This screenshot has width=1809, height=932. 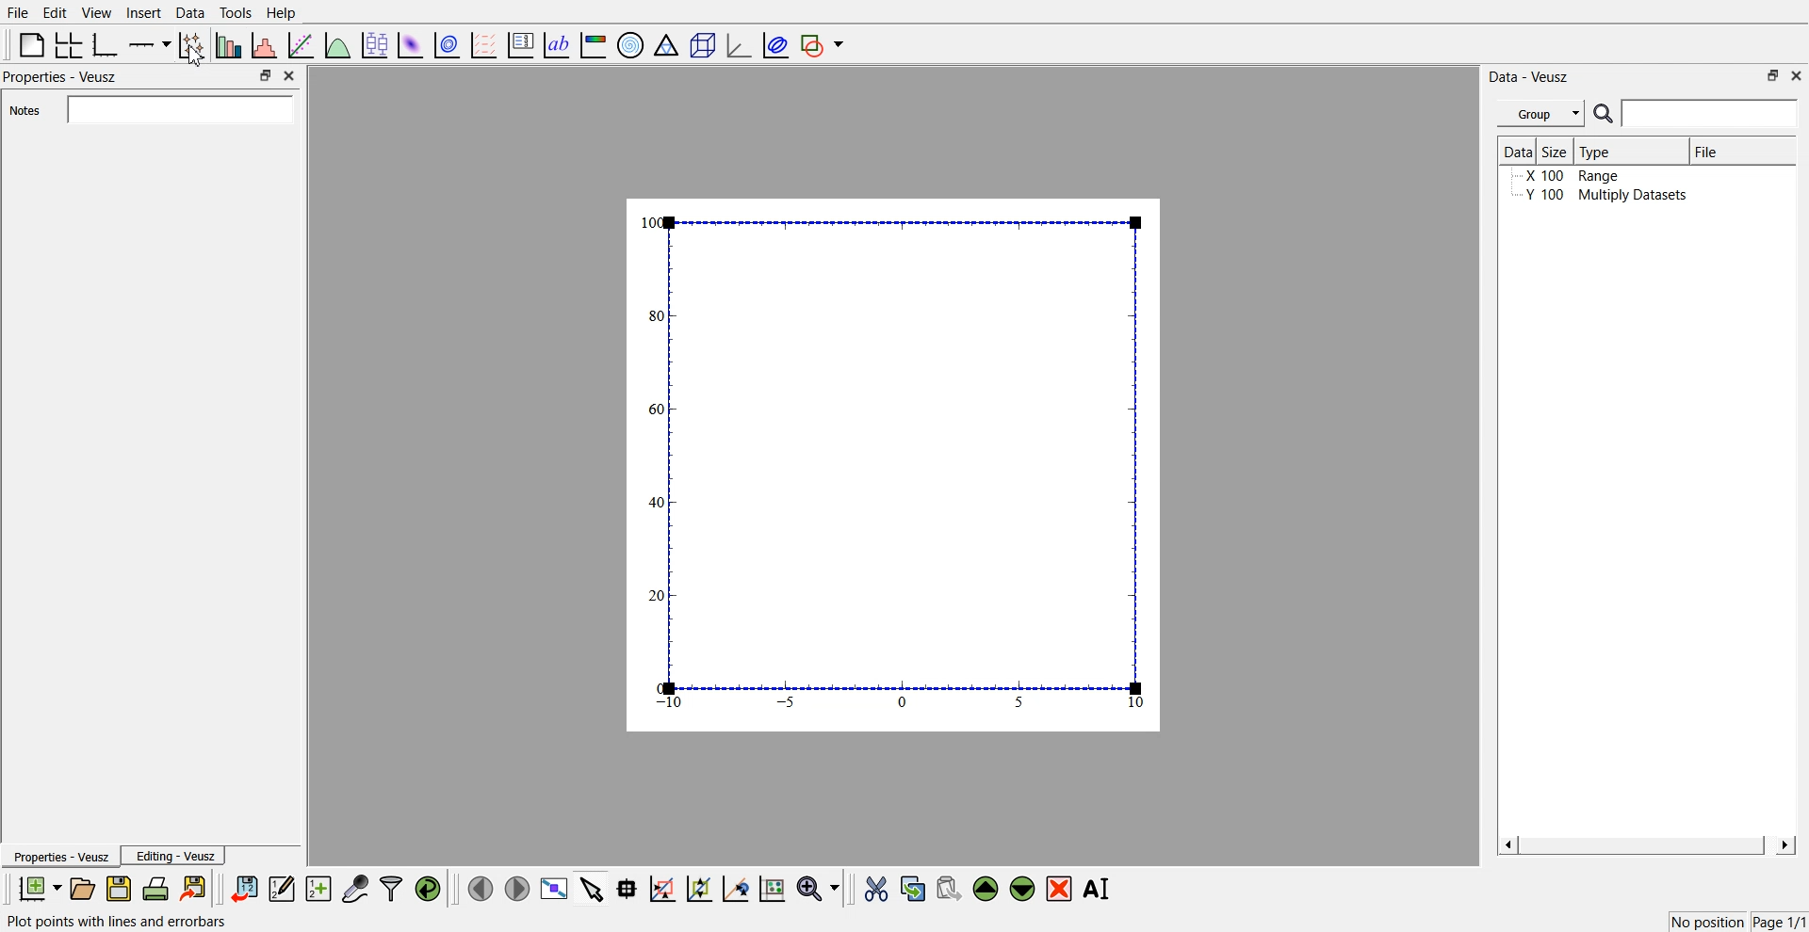 I want to click on remove the selected widgets, so click(x=1061, y=889).